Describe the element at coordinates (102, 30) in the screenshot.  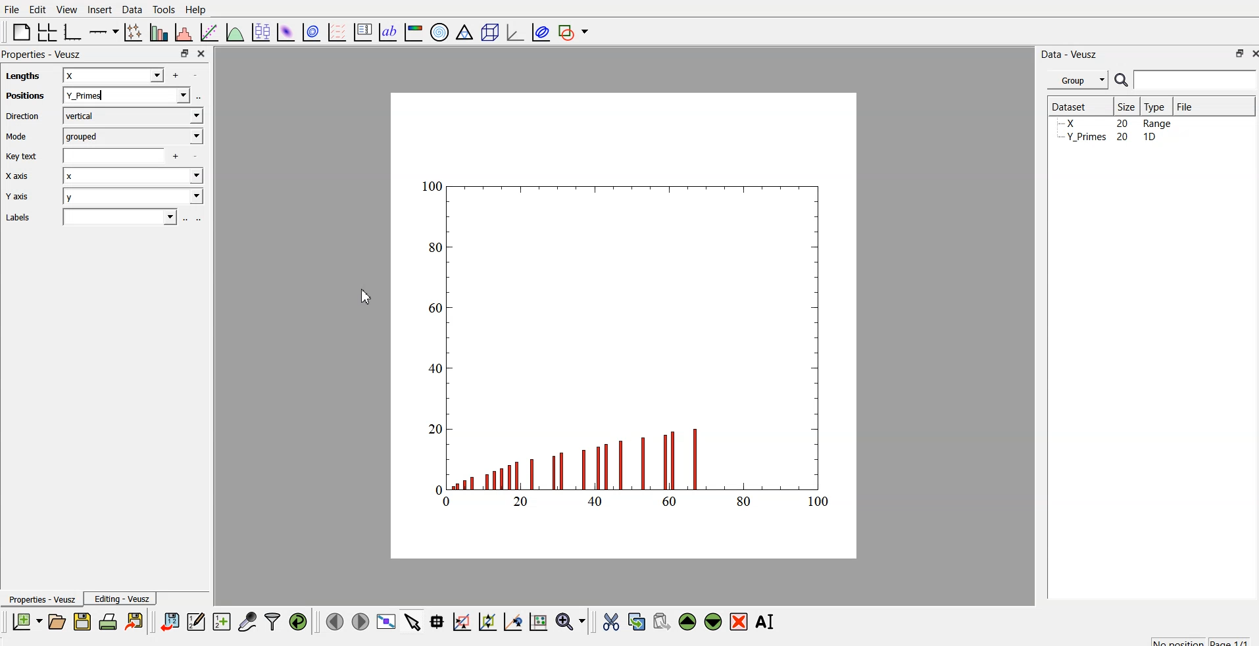
I see `plot on axis` at that location.